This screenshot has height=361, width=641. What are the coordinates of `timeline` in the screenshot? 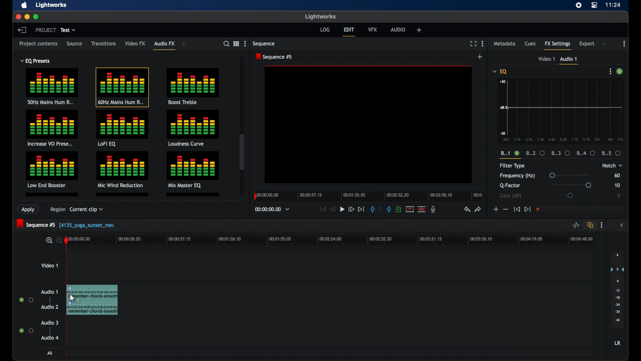 It's located at (367, 195).